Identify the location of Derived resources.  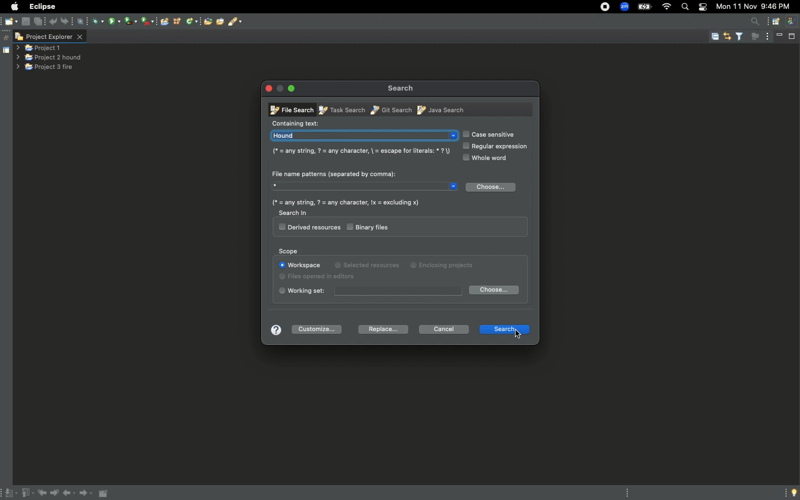
(309, 228).